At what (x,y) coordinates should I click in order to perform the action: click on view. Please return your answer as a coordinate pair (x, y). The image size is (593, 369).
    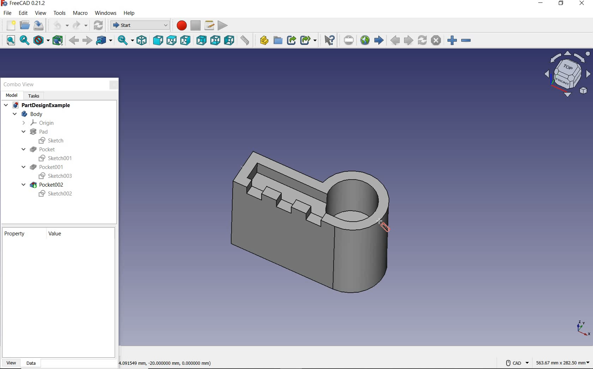
    Looking at the image, I should click on (40, 14).